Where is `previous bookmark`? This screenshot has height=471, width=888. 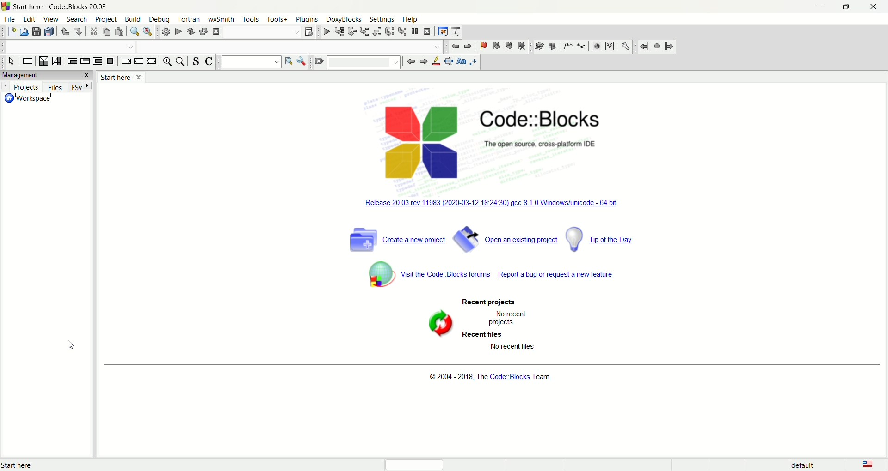
previous bookmark is located at coordinates (497, 45).